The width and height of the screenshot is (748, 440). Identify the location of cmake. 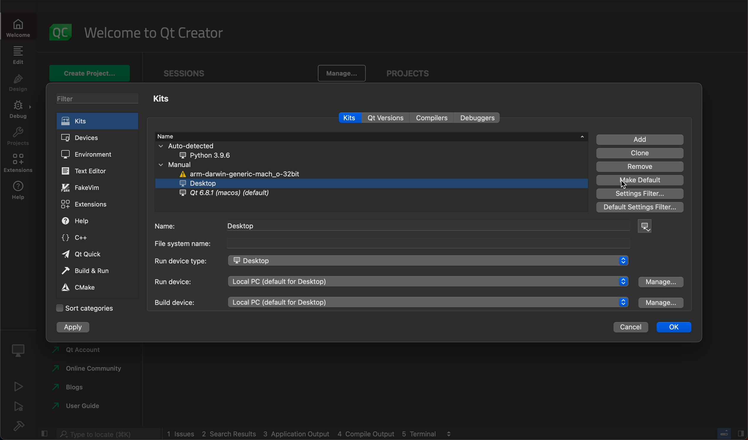
(79, 287).